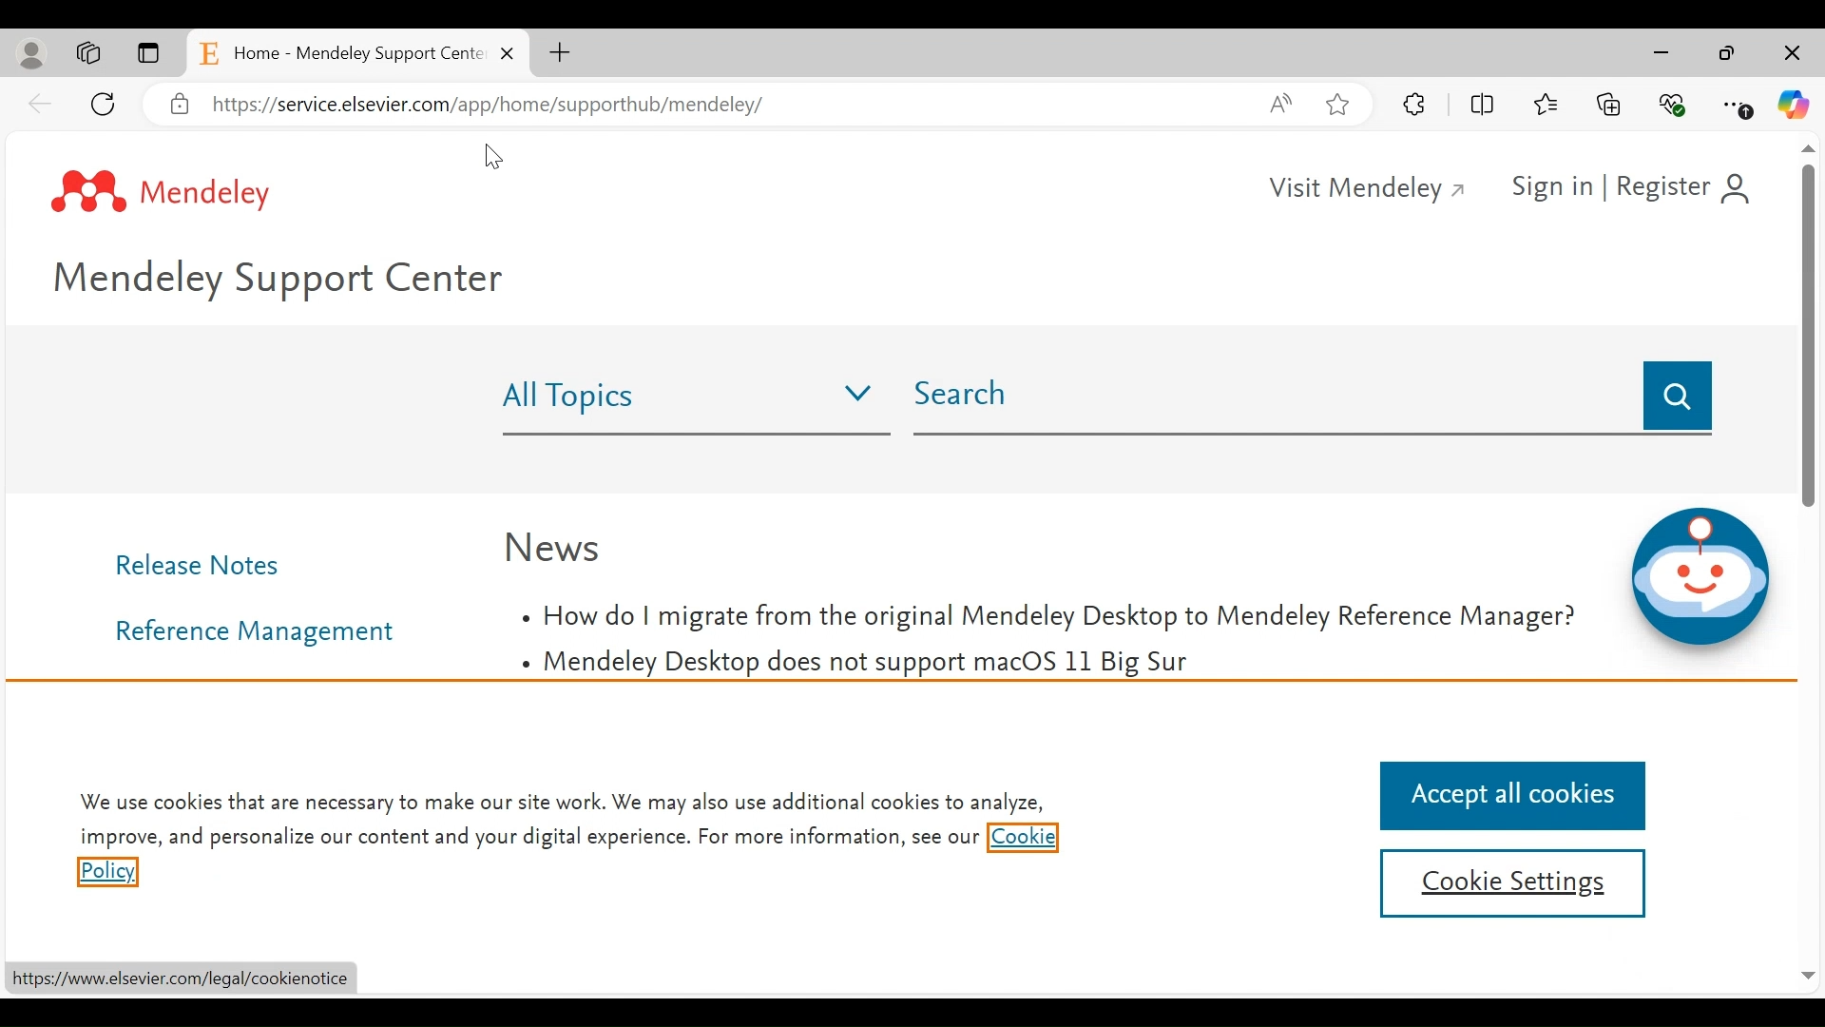  Describe the element at coordinates (1673, 104) in the screenshot. I see `Browser Essentials` at that location.